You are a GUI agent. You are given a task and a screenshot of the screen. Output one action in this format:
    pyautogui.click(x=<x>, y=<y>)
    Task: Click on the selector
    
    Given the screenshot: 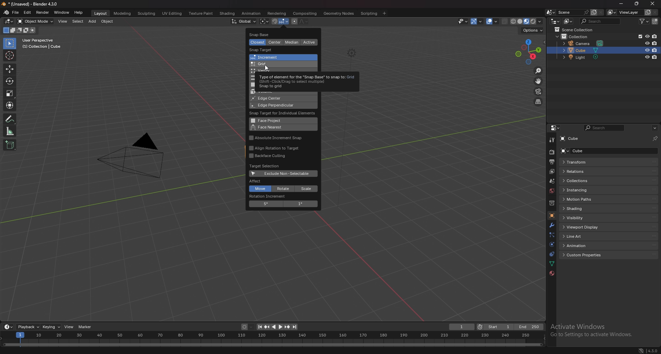 What is the action you would take?
    pyautogui.click(x=10, y=43)
    